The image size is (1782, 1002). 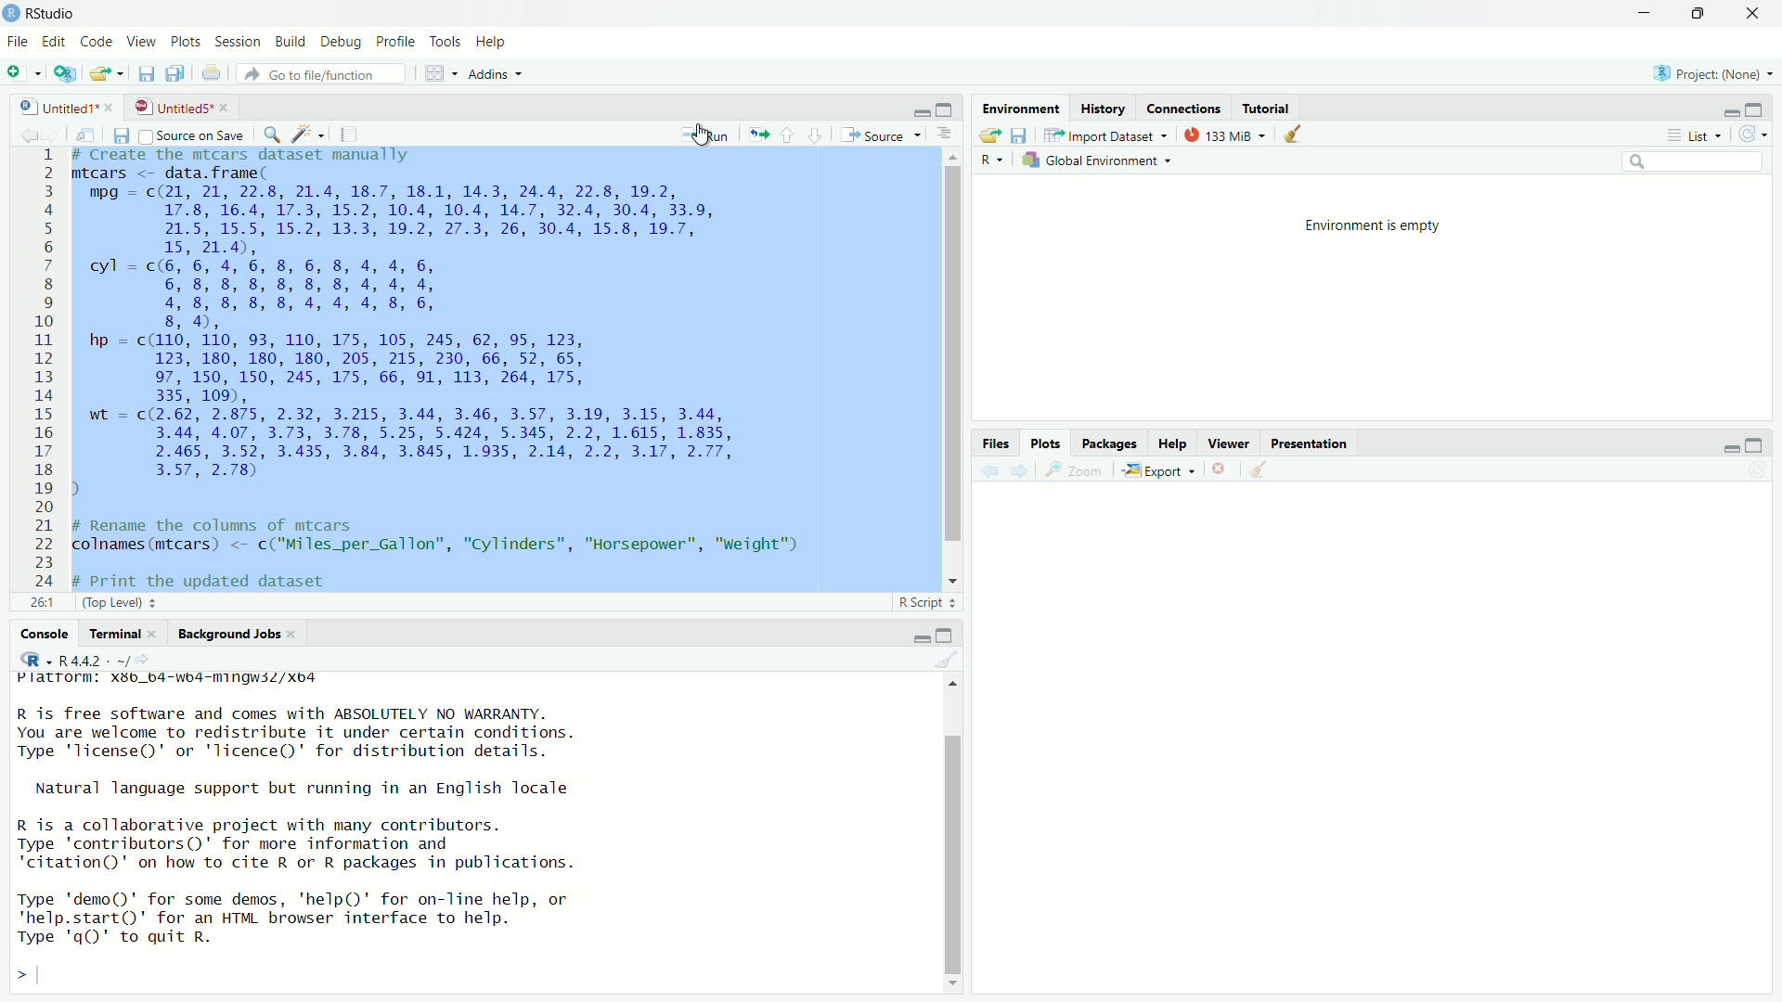 I want to click on Code, so click(x=97, y=41).